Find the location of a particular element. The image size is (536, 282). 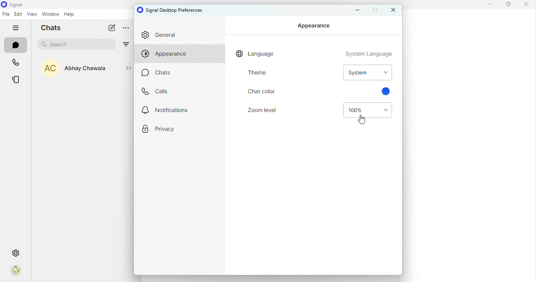

Cursor is located at coordinates (361, 121).